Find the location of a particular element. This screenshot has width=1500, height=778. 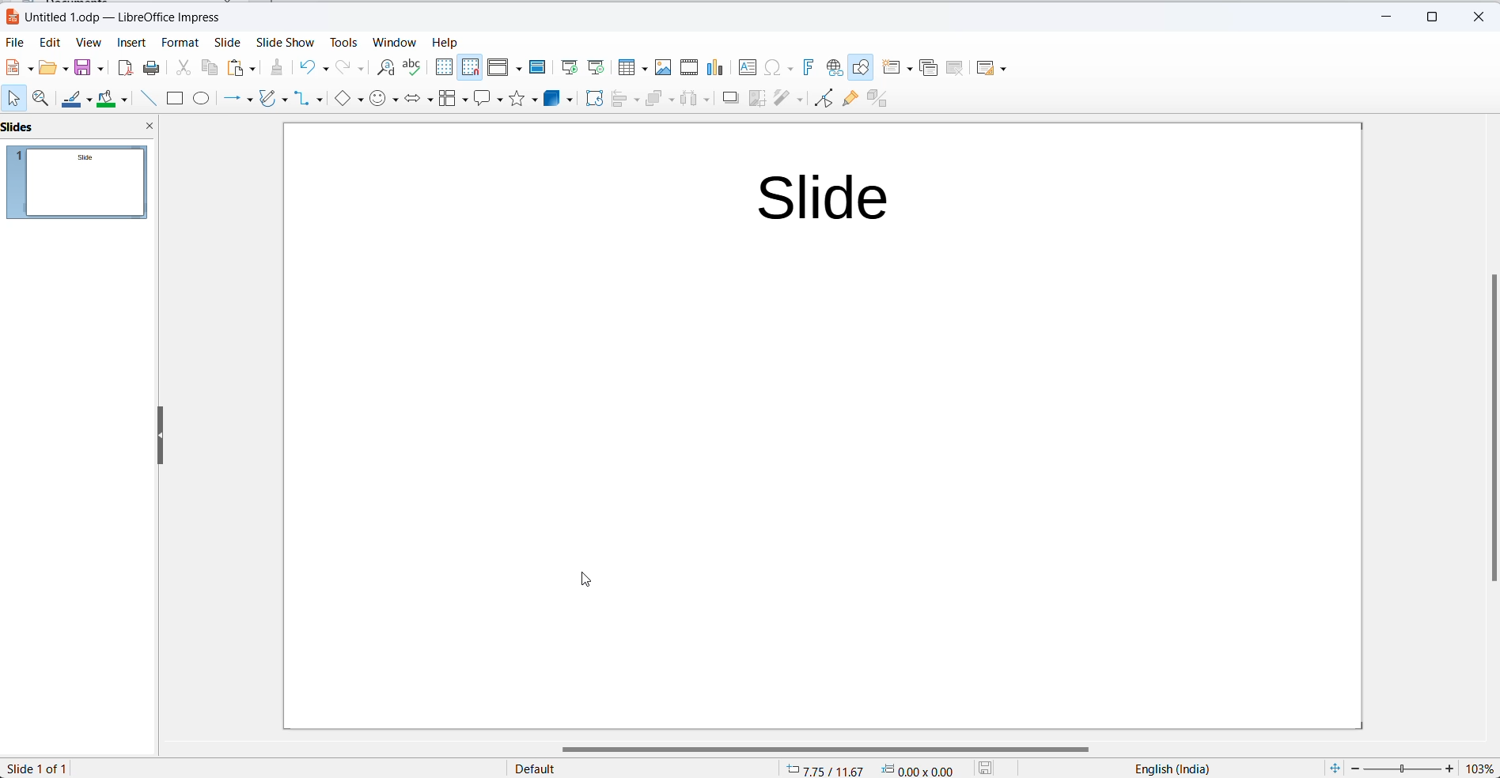

rotate is located at coordinates (592, 100).